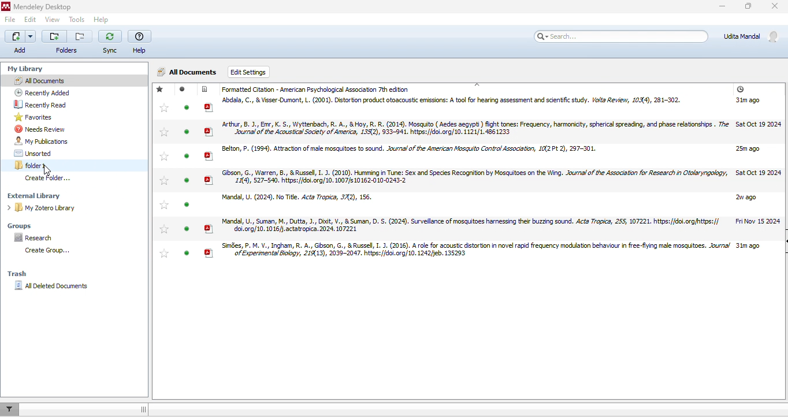 This screenshot has height=417, width=788. Describe the element at coordinates (53, 20) in the screenshot. I see `view` at that location.